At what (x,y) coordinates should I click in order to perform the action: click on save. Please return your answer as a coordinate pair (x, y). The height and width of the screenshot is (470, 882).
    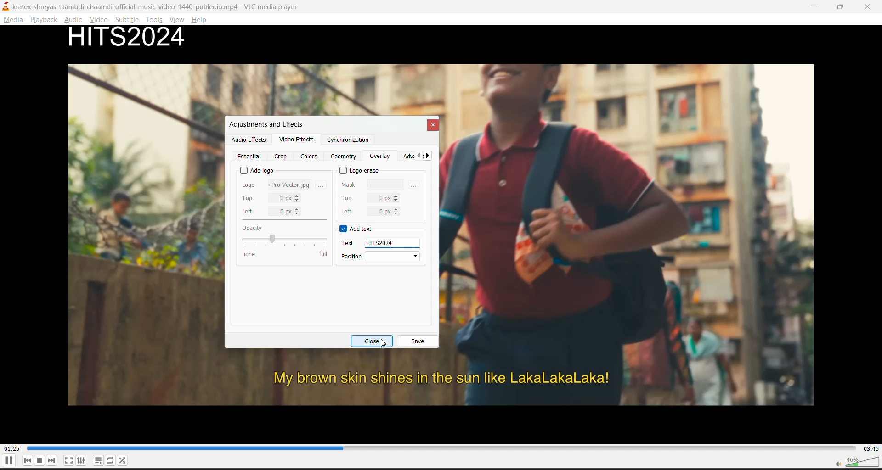
    Looking at the image, I should click on (418, 341).